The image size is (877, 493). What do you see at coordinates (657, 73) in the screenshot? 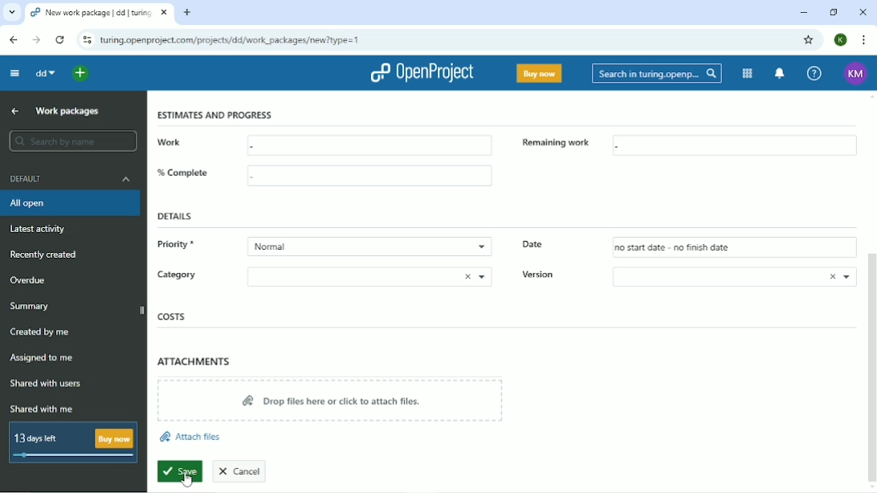
I see `Search in turing.openproject.com` at bounding box center [657, 73].